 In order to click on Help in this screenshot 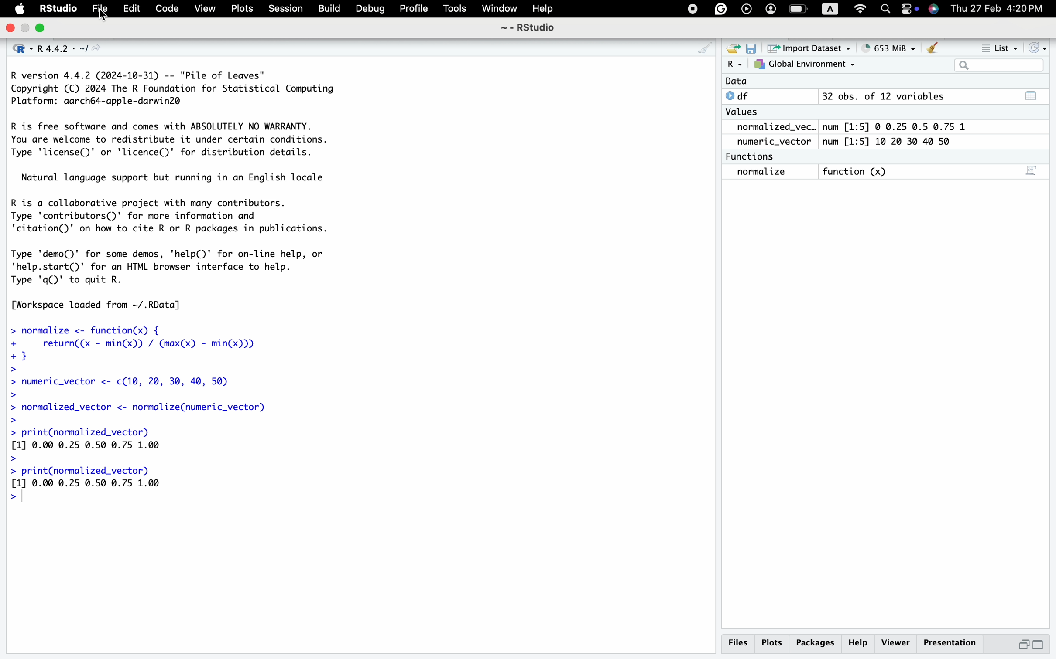, I will do `click(860, 642)`.